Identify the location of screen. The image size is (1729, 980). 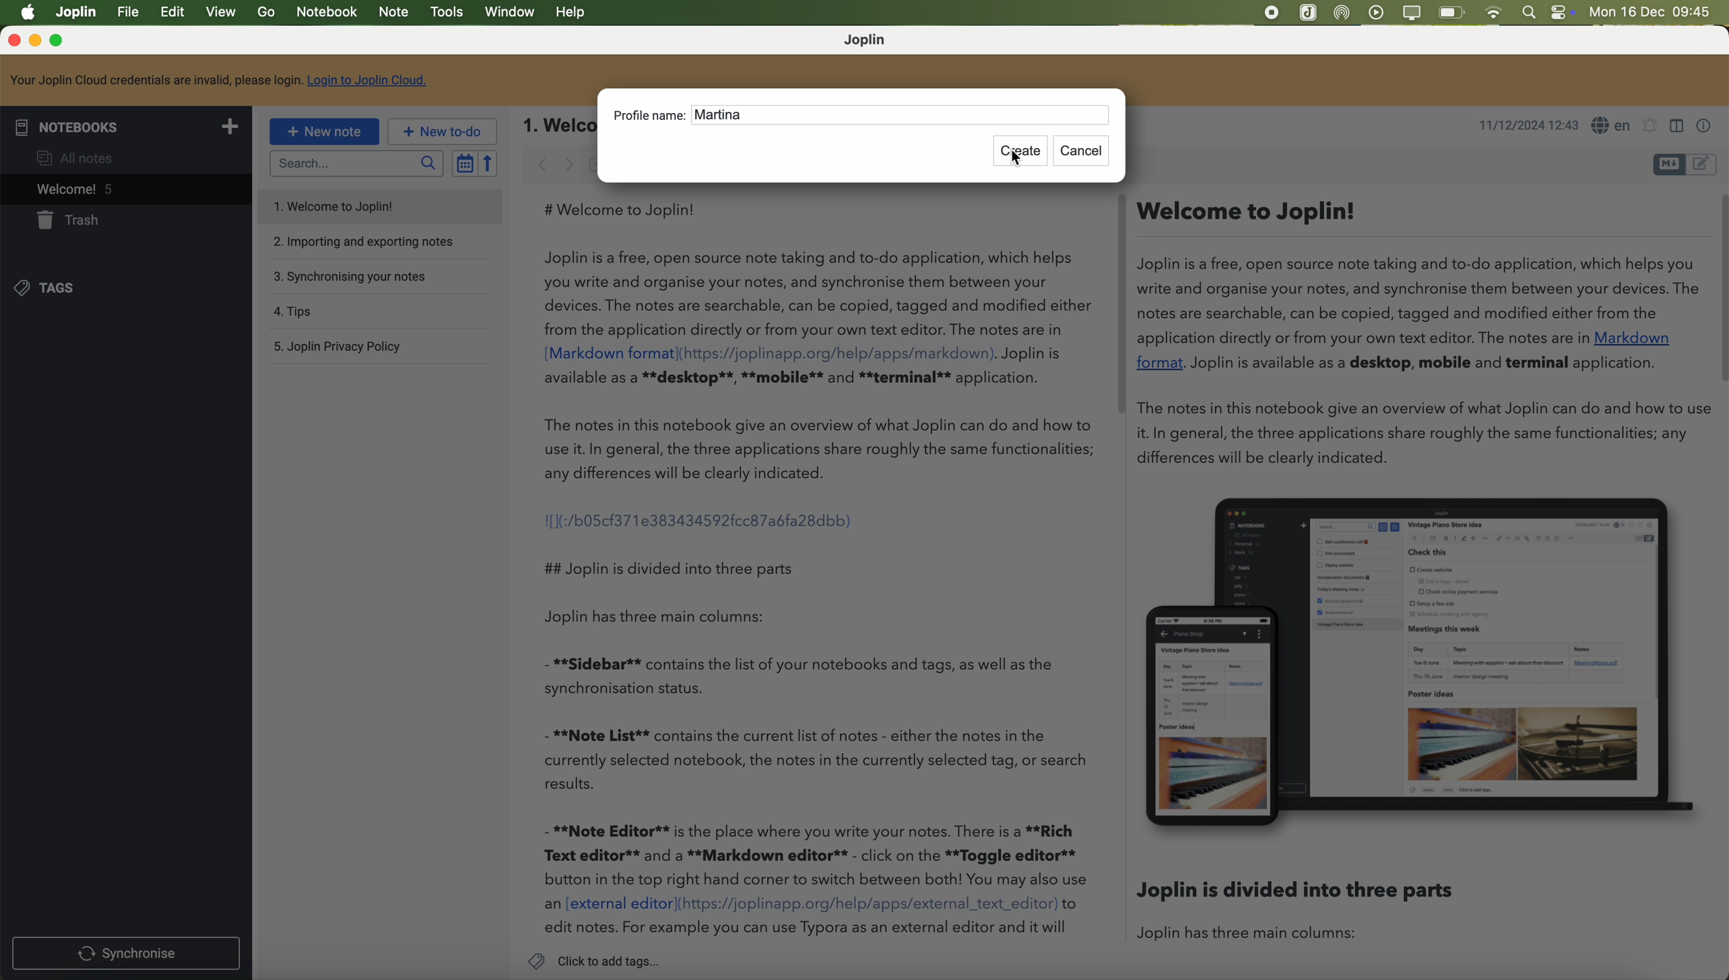
(1412, 13).